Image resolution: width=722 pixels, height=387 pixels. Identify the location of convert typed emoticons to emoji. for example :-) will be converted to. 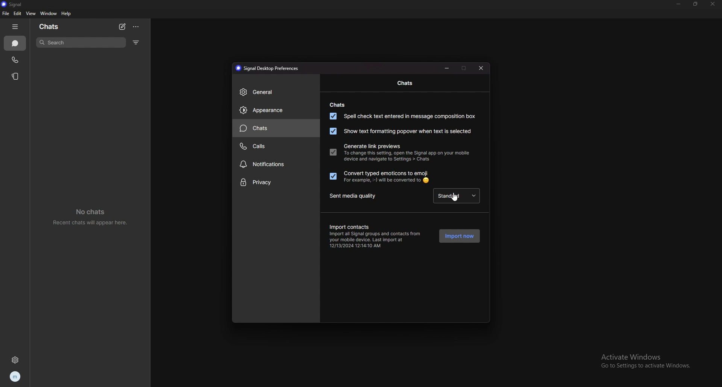
(379, 177).